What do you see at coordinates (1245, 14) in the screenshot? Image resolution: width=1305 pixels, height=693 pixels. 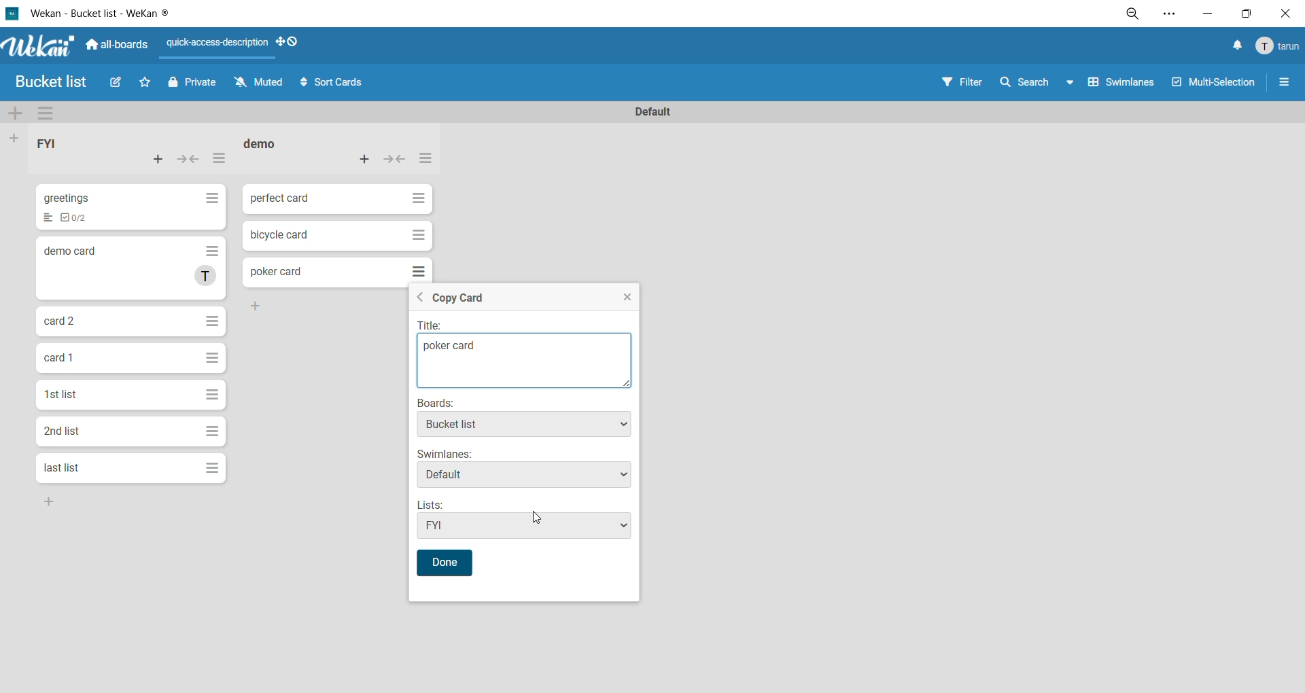 I see `maximize` at bounding box center [1245, 14].